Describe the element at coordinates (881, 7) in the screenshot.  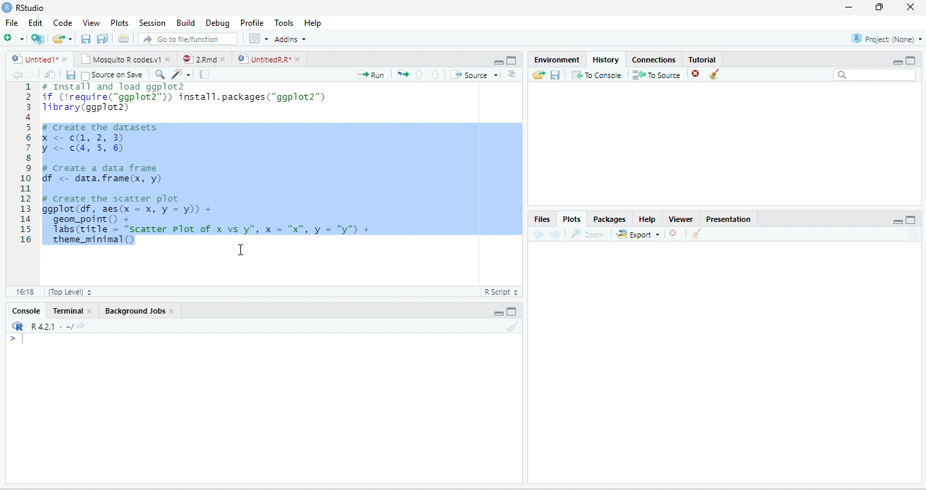
I see `restore` at that location.